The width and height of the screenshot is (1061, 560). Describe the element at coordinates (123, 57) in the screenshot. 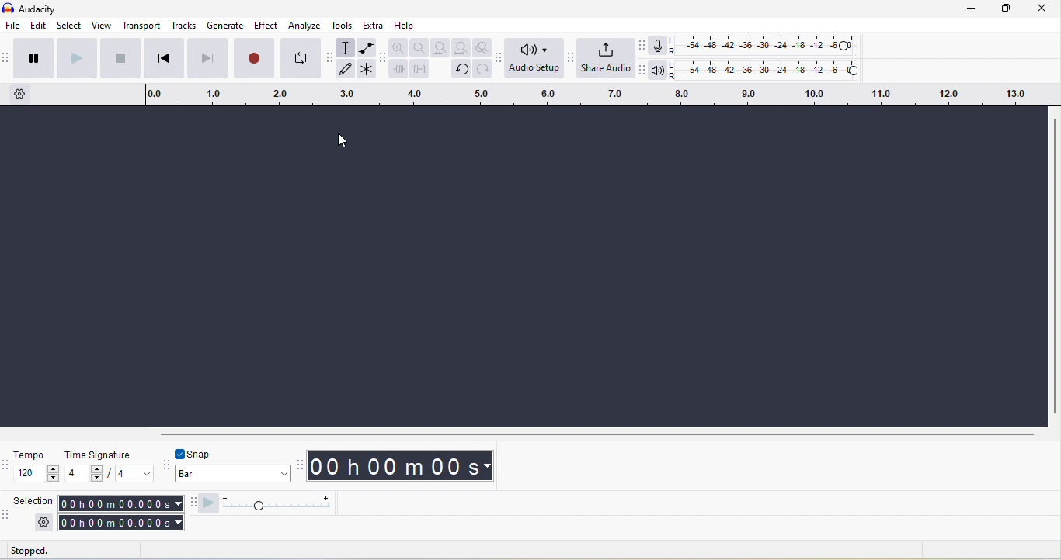

I see `stop` at that location.